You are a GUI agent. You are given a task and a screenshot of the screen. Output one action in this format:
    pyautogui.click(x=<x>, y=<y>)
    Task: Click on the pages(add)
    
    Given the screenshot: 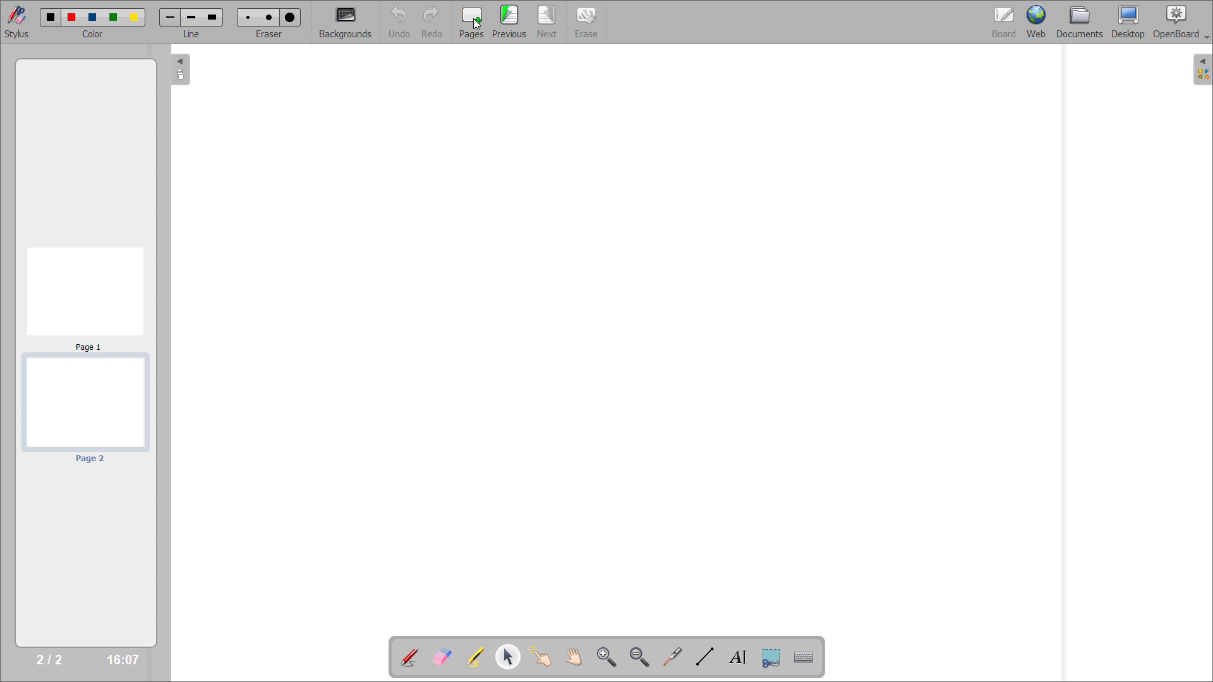 What is the action you would take?
    pyautogui.click(x=472, y=23)
    